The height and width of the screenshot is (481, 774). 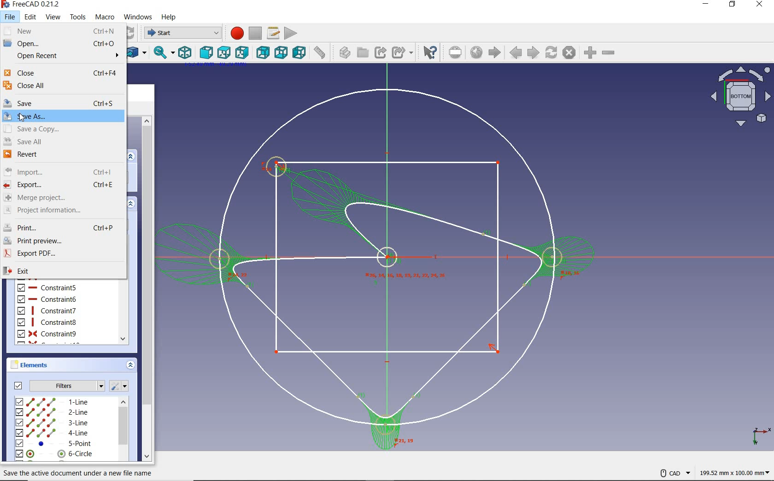 I want to click on dimensions, so click(x=733, y=474).